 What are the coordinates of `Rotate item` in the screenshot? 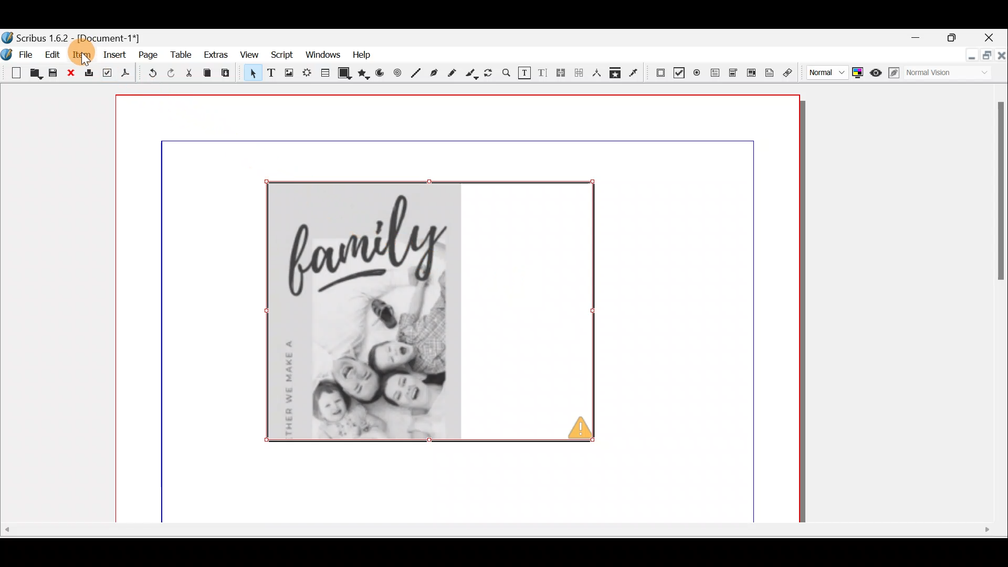 It's located at (490, 73).